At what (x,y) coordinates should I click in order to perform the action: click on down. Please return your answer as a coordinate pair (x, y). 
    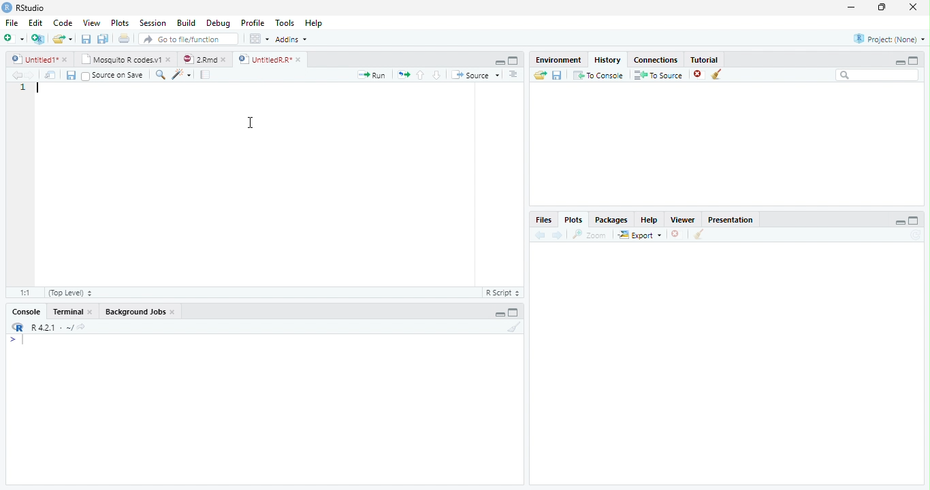
    Looking at the image, I should click on (436, 75).